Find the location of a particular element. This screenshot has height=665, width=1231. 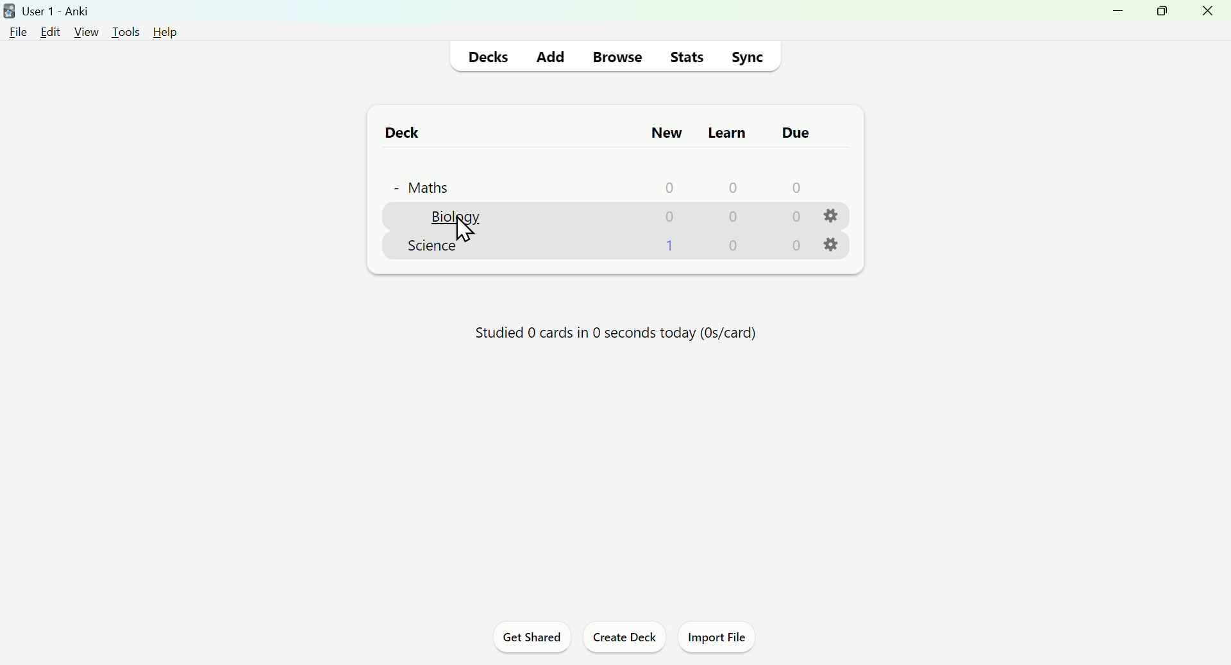

0 is located at coordinates (668, 218).